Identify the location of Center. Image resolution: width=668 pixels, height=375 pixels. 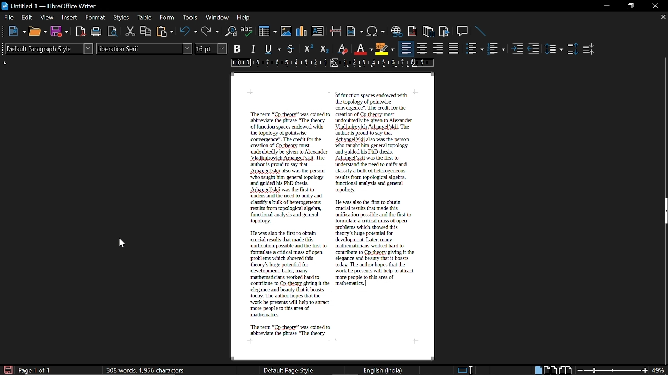
(423, 49).